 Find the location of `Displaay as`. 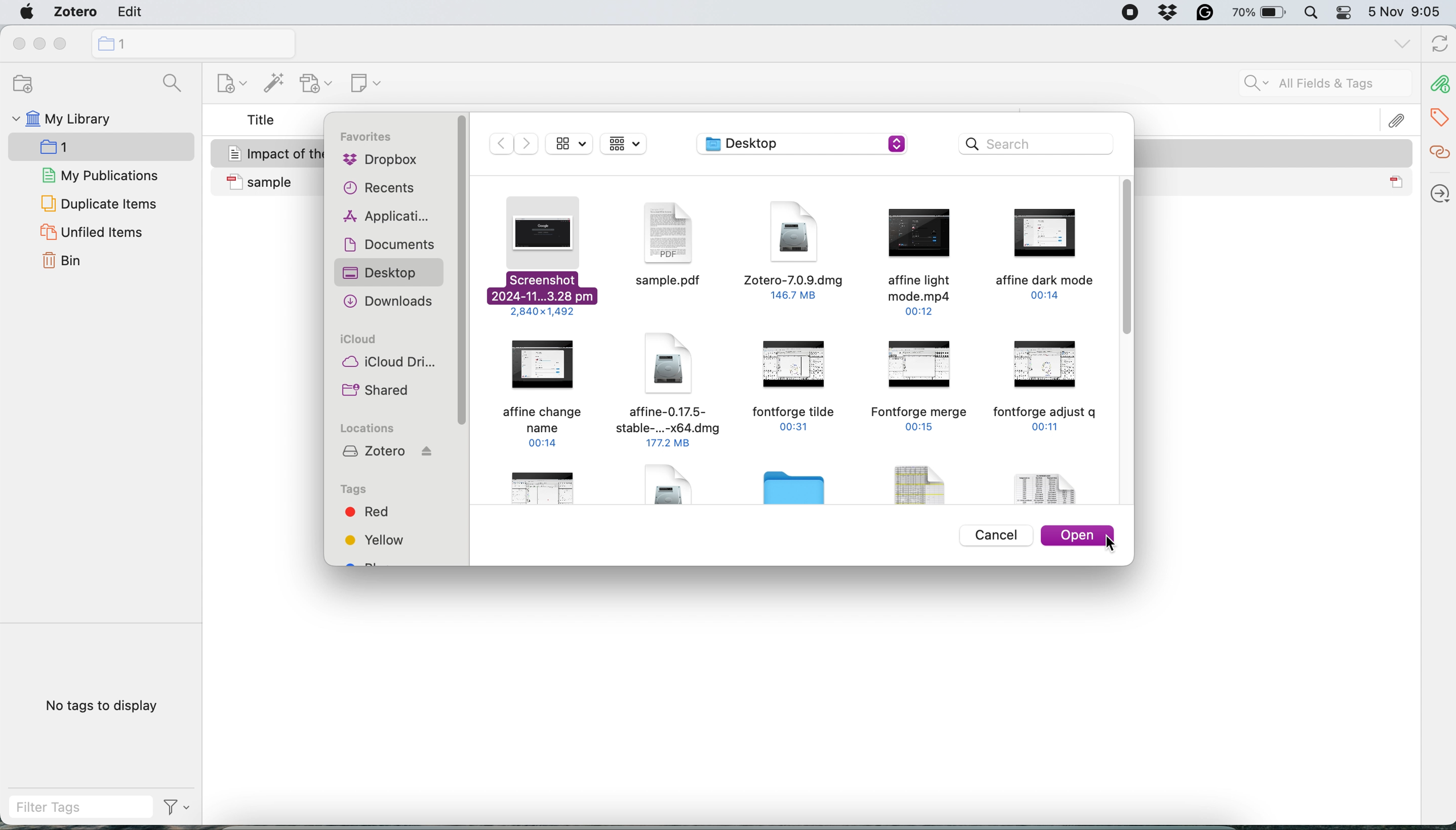

Displaay as is located at coordinates (629, 144).